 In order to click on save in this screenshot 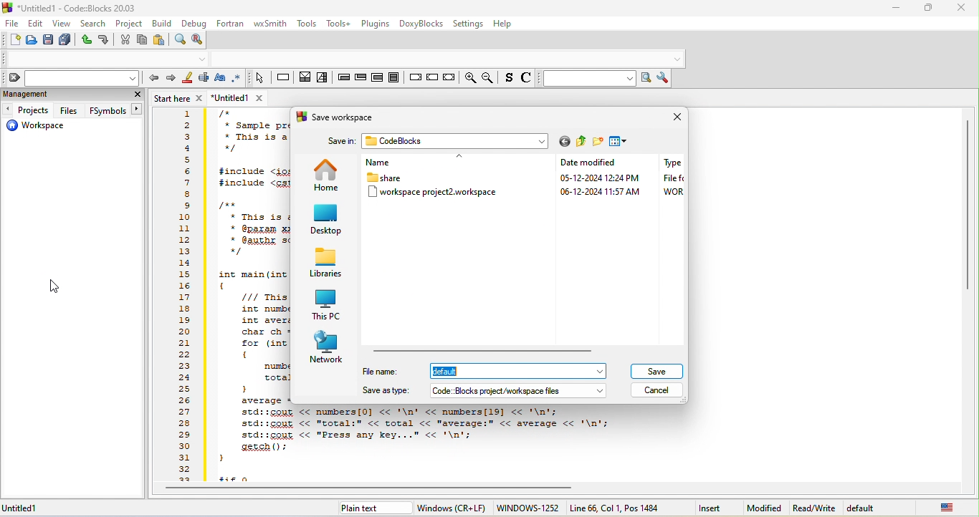, I will do `click(47, 41)`.